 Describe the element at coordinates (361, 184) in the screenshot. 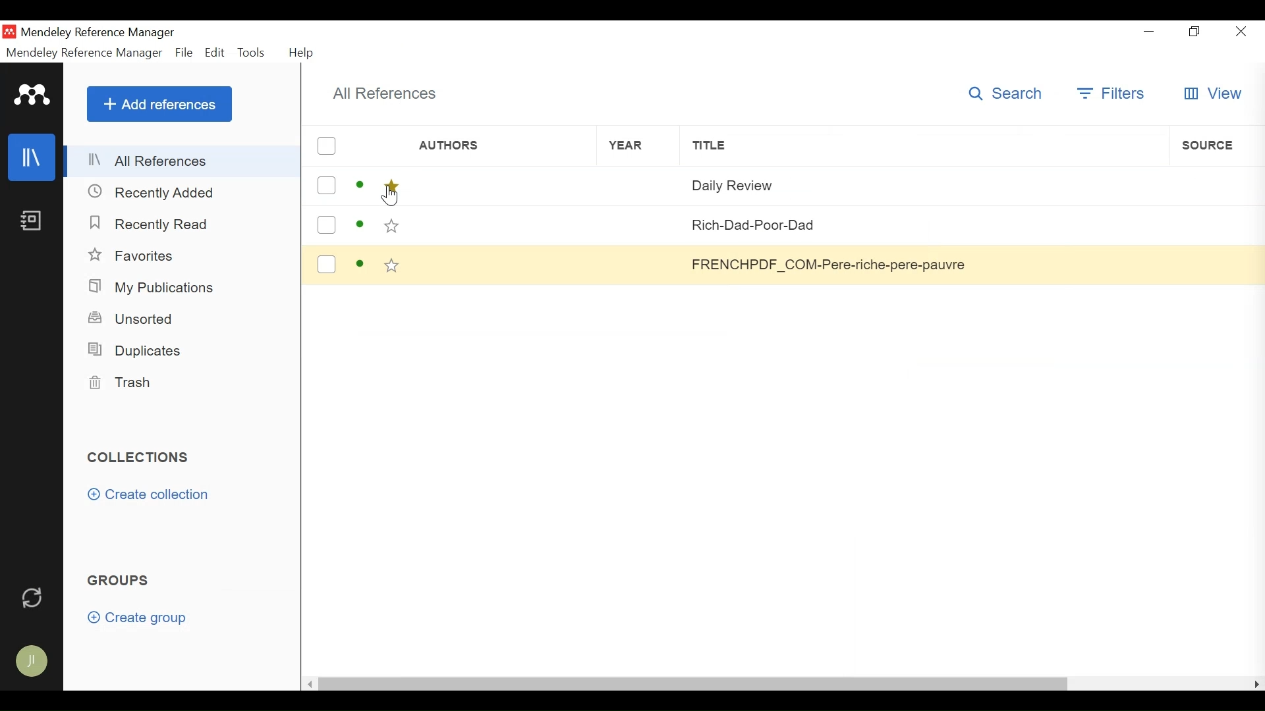

I see `Unread` at that location.